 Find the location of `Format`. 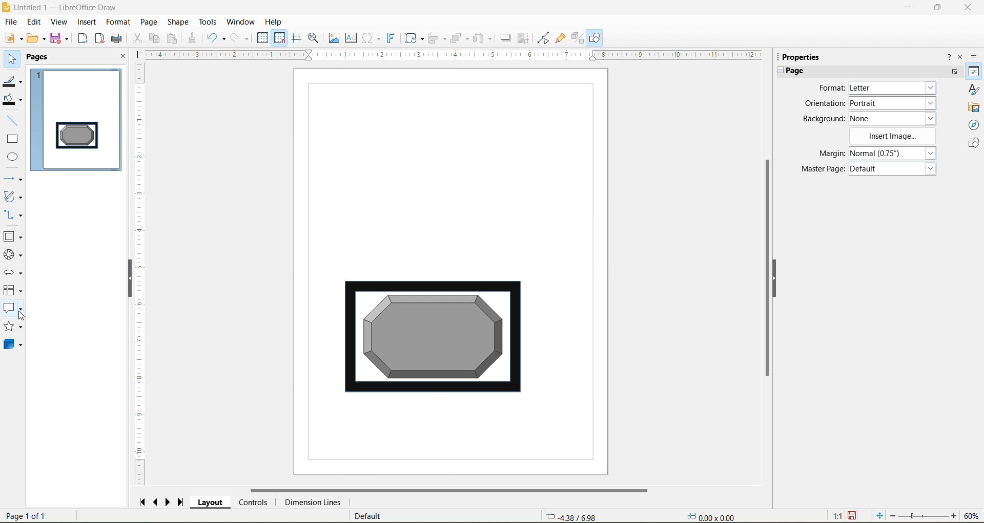

Format is located at coordinates (830, 88).